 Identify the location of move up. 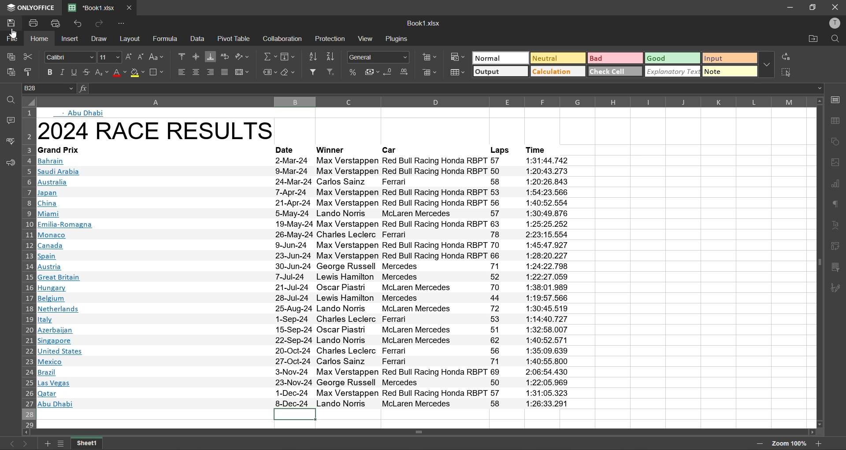
(819, 104).